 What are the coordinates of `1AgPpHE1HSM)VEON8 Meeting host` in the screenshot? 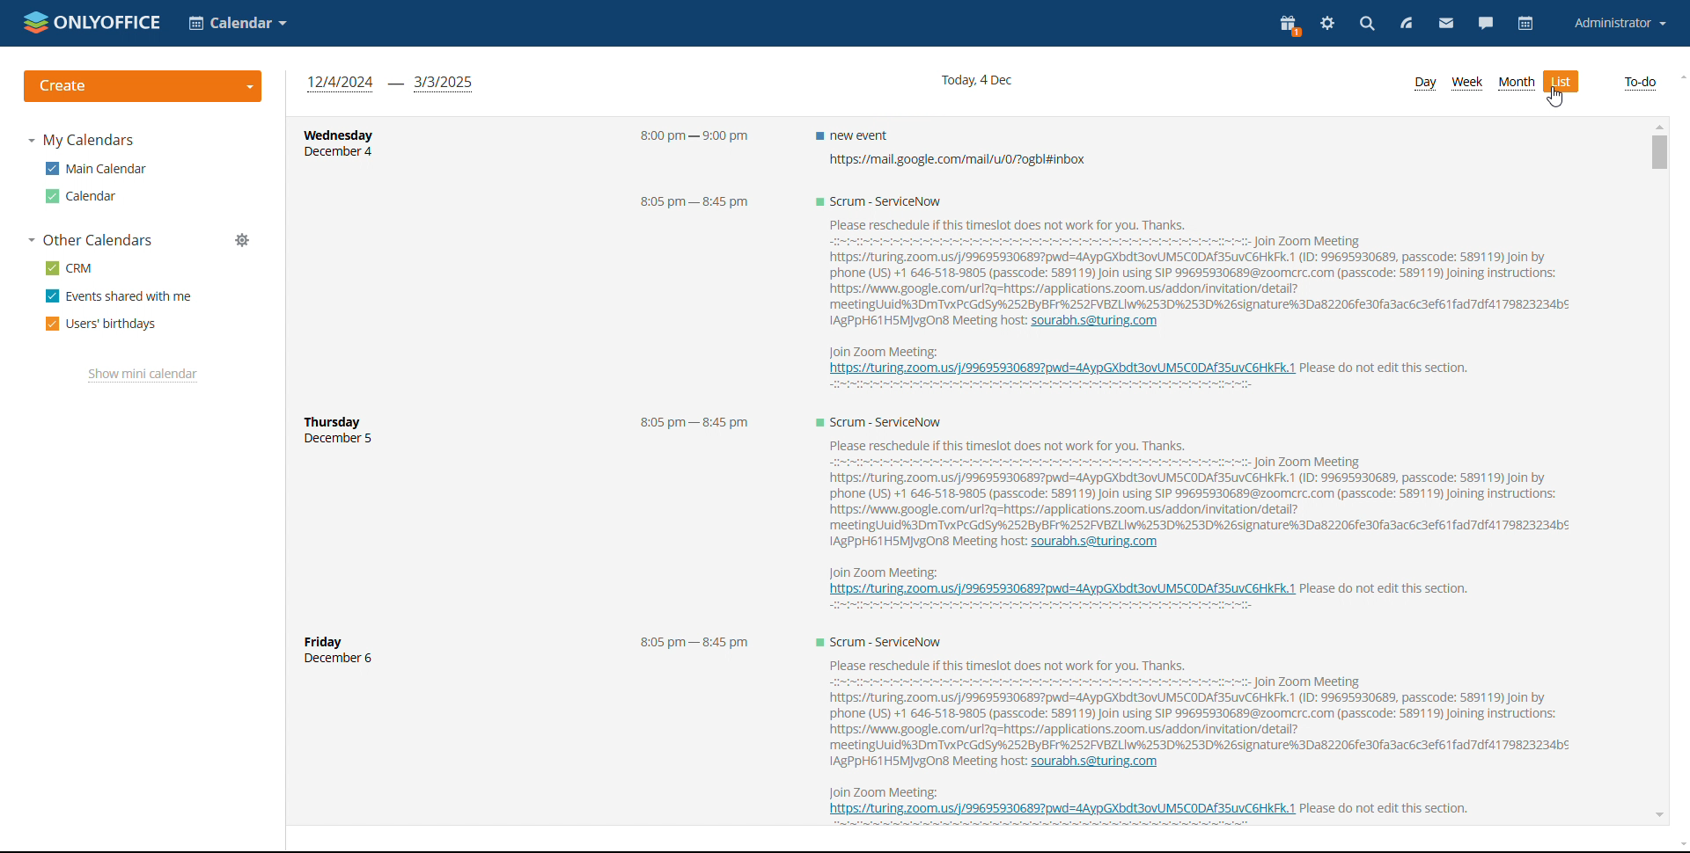 It's located at (917, 322).